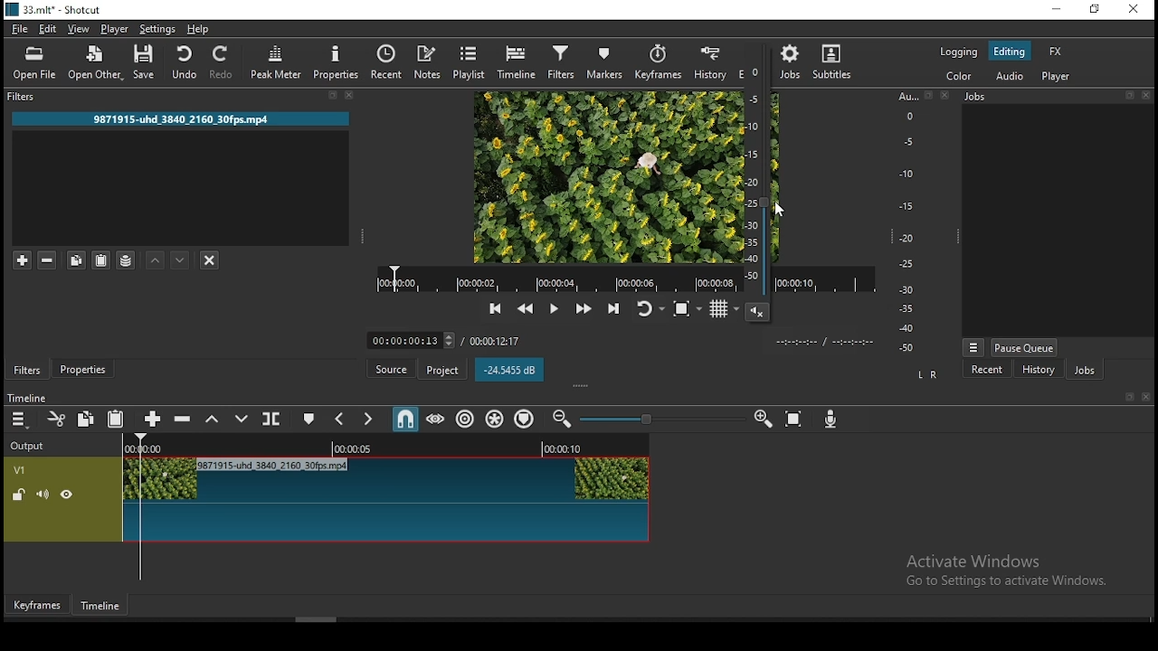  I want to click on jobs, so click(1088, 370).